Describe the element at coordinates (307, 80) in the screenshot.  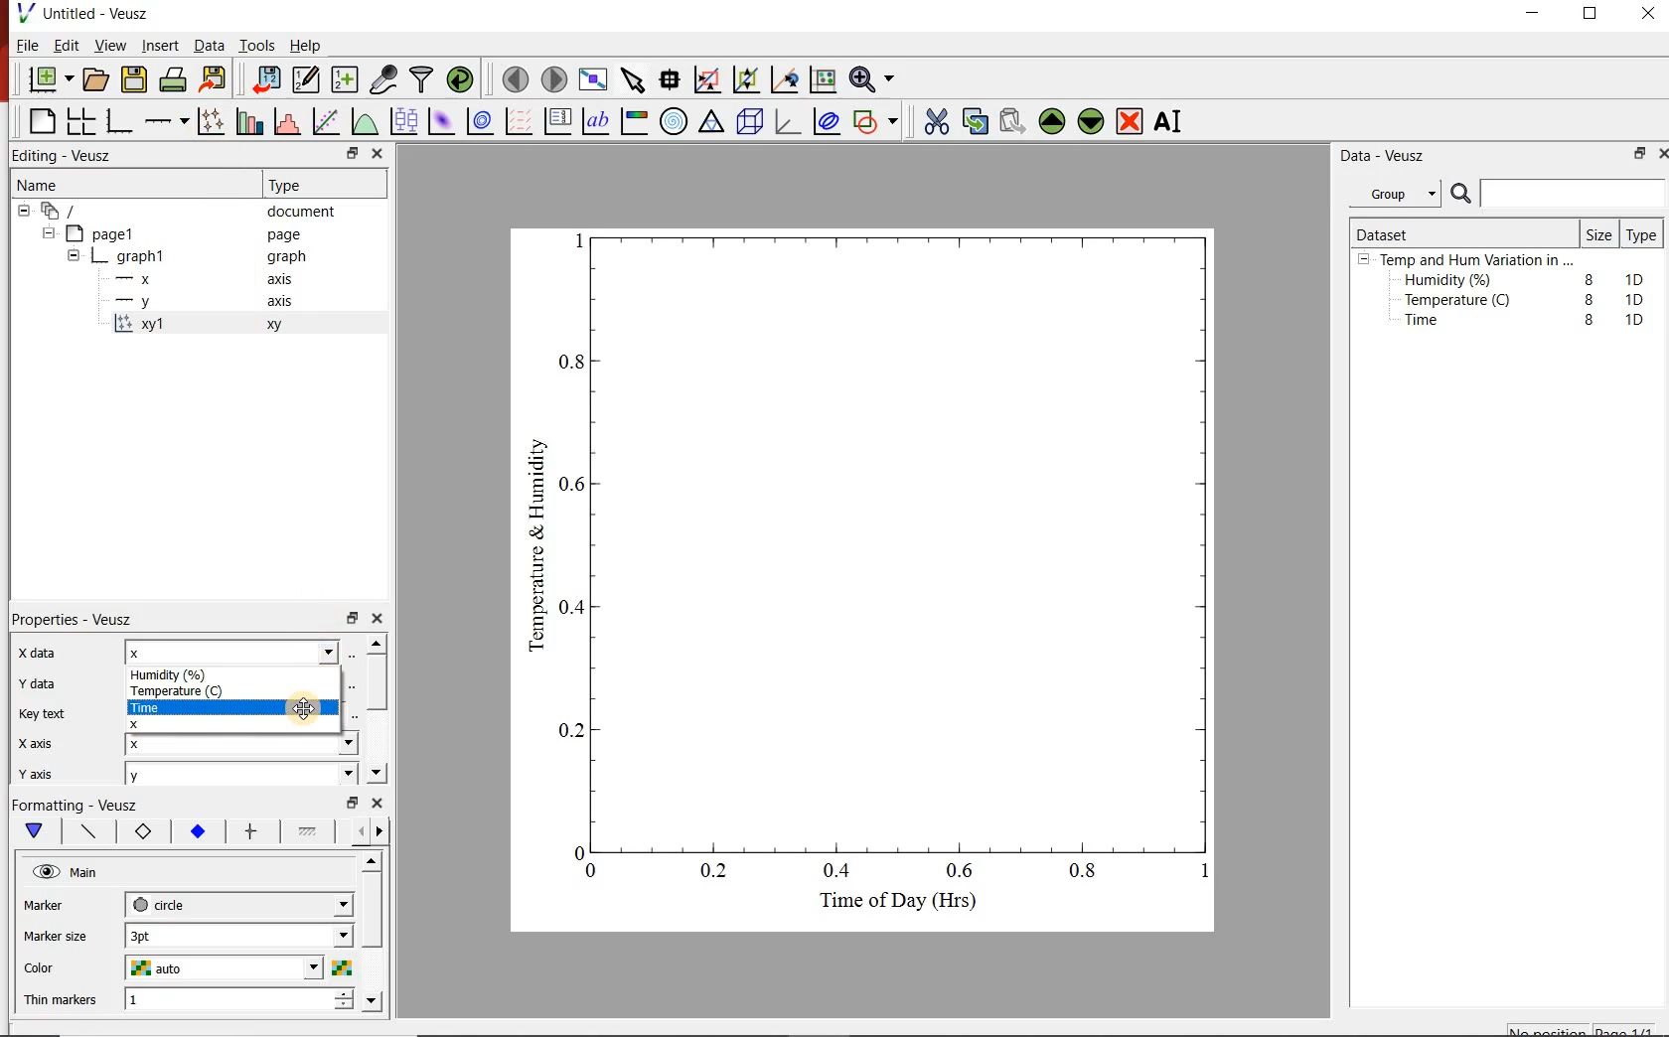
I see `Edit and enter new datasets` at that location.